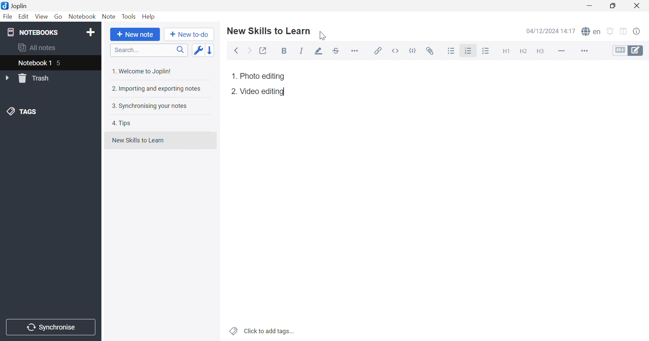 The width and height of the screenshot is (649, 341). Describe the element at coordinates (33, 63) in the screenshot. I see `Notebook1` at that location.